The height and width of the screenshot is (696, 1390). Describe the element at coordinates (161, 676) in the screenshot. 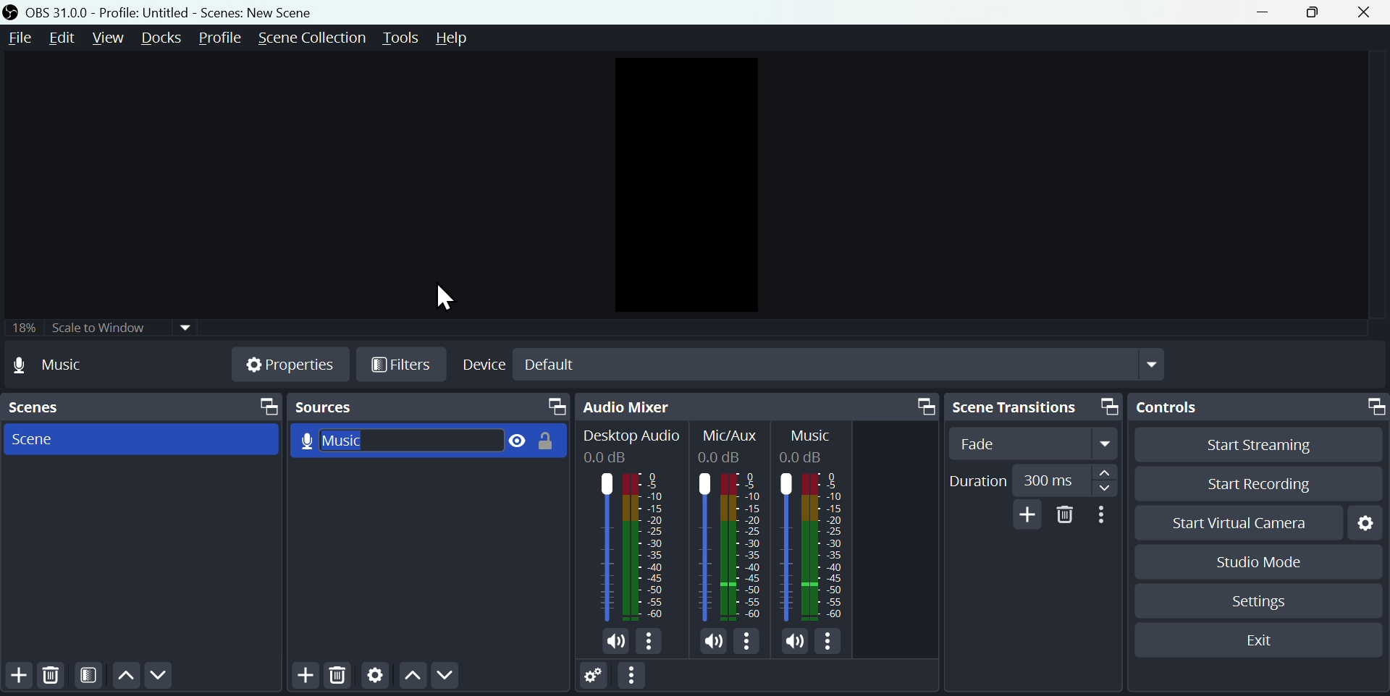

I see `Move down` at that location.